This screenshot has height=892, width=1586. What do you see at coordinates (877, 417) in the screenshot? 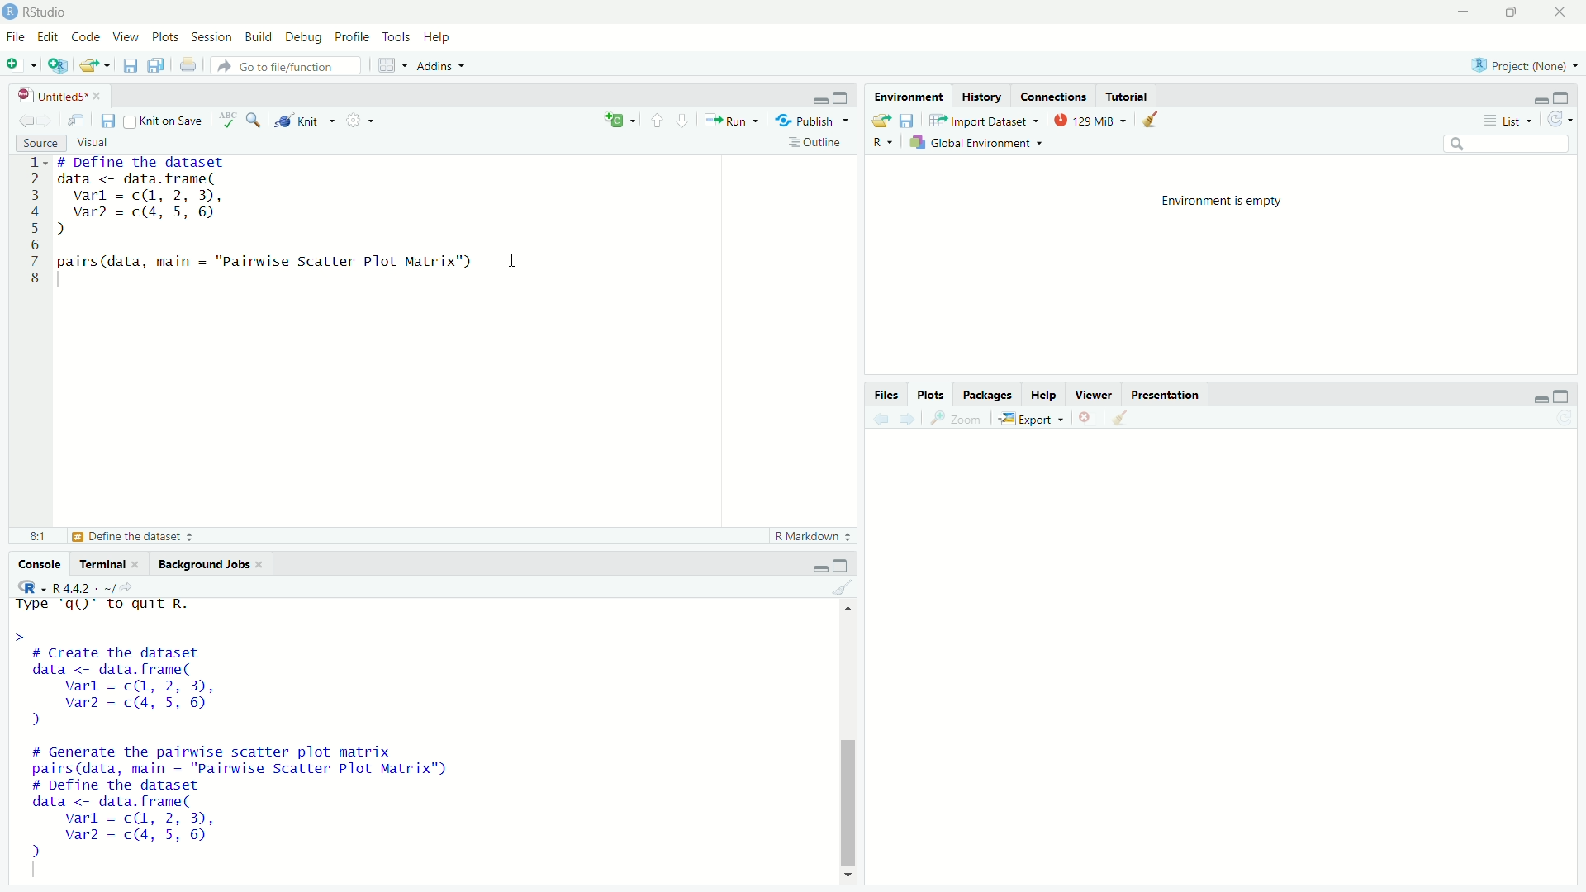
I see `Go back to the previous source location (Ctrl + F9)` at bounding box center [877, 417].